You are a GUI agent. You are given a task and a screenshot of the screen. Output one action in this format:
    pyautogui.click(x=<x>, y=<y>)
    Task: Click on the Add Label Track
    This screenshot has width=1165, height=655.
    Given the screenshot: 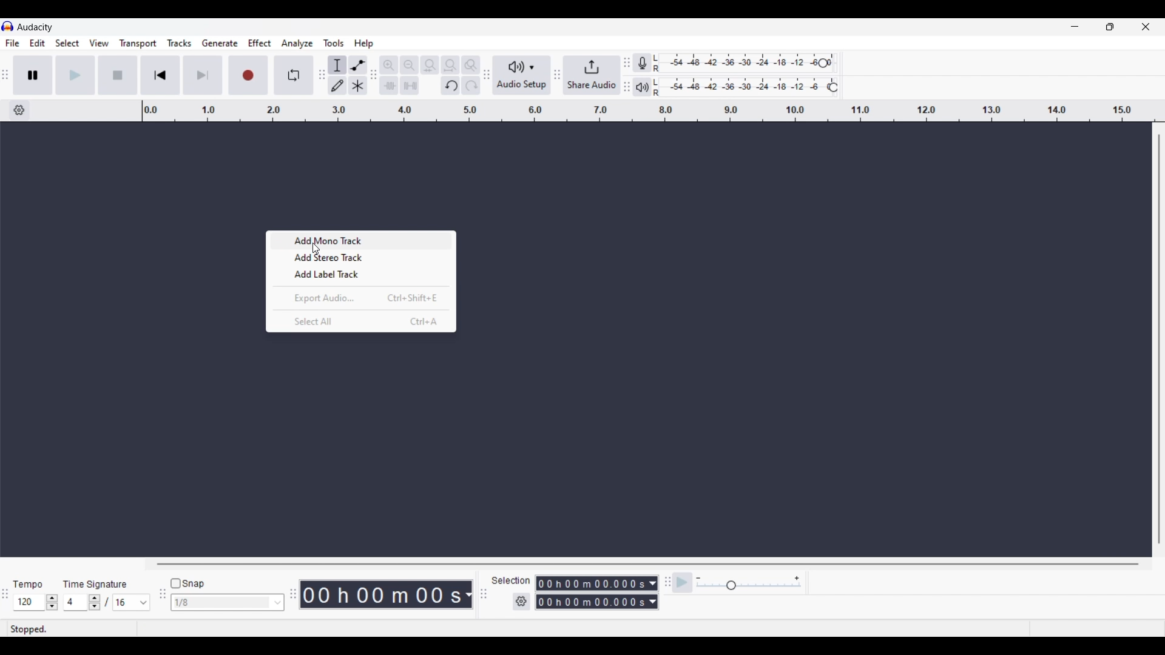 What is the action you would take?
    pyautogui.click(x=360, y=275)
    